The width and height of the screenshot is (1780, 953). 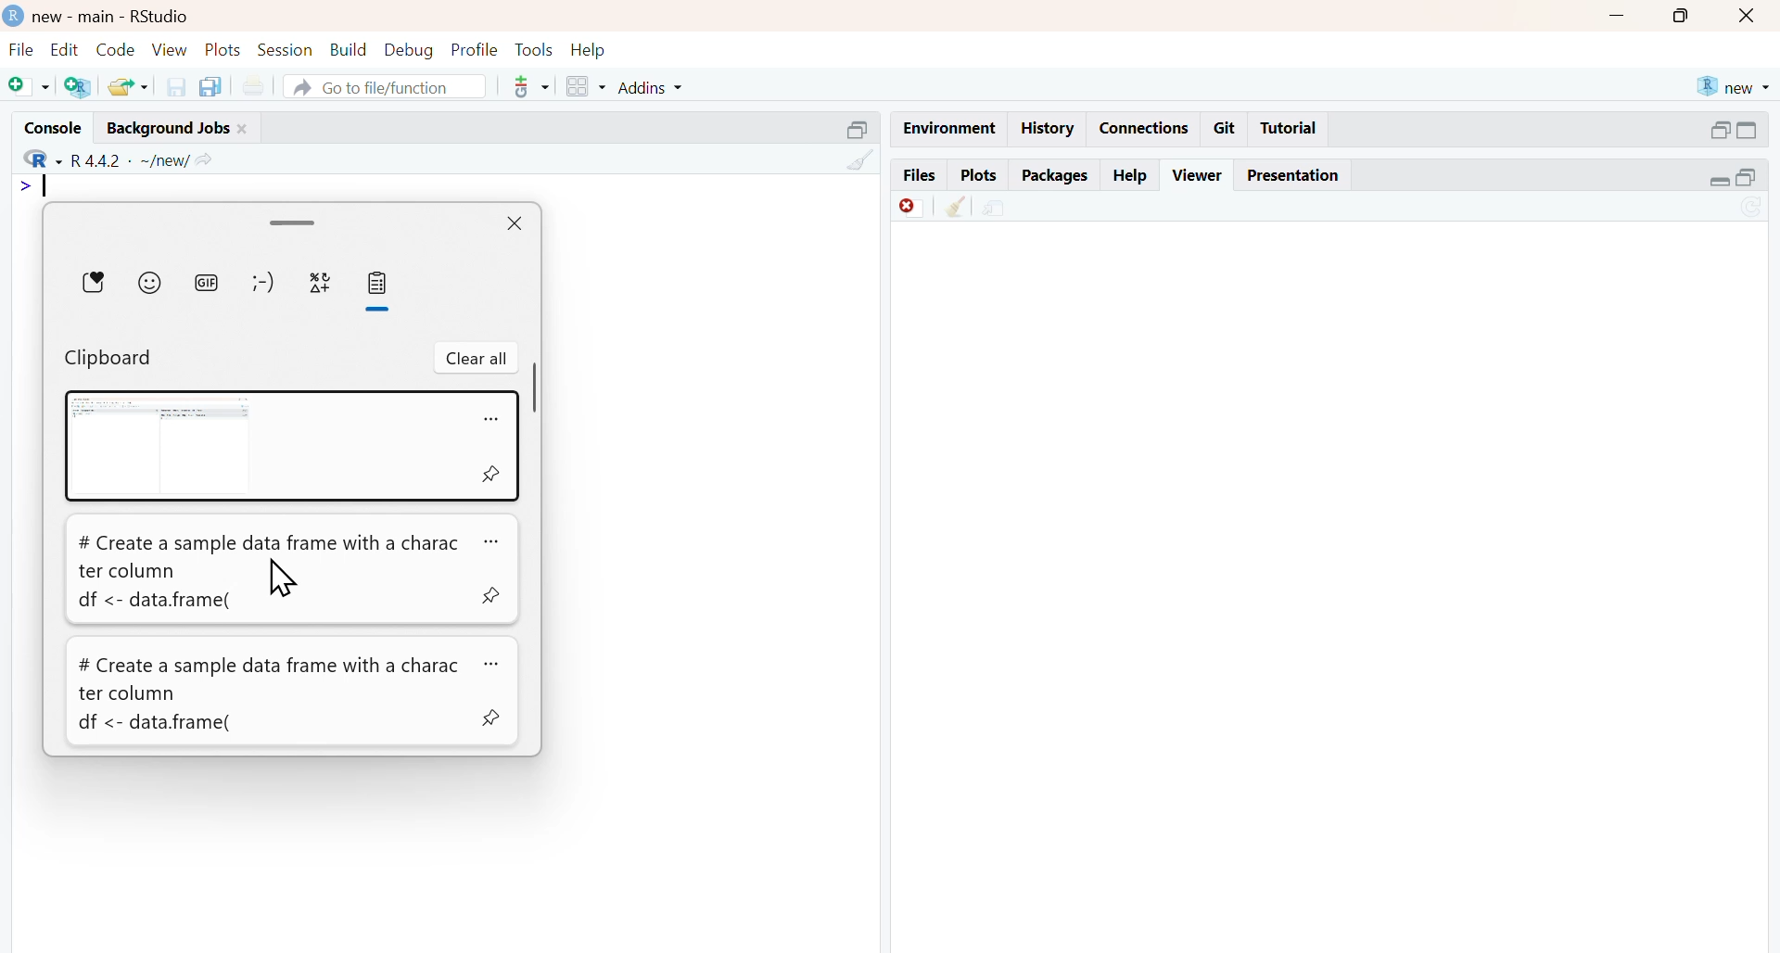 I want to click on symbols, so click(x=320, y=283).